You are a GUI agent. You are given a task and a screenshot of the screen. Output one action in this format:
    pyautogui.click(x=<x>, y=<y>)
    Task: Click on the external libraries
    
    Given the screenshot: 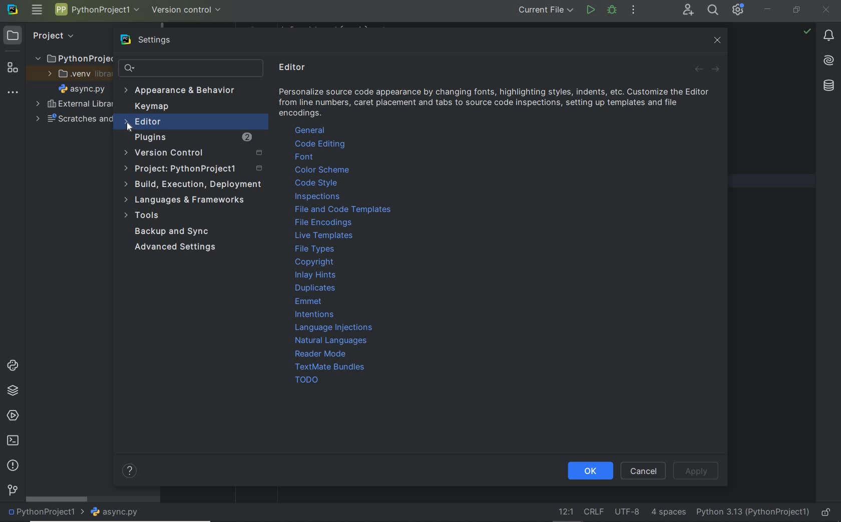 What is the action you would take?
    pyautogui.click(x=74, y=104)
    